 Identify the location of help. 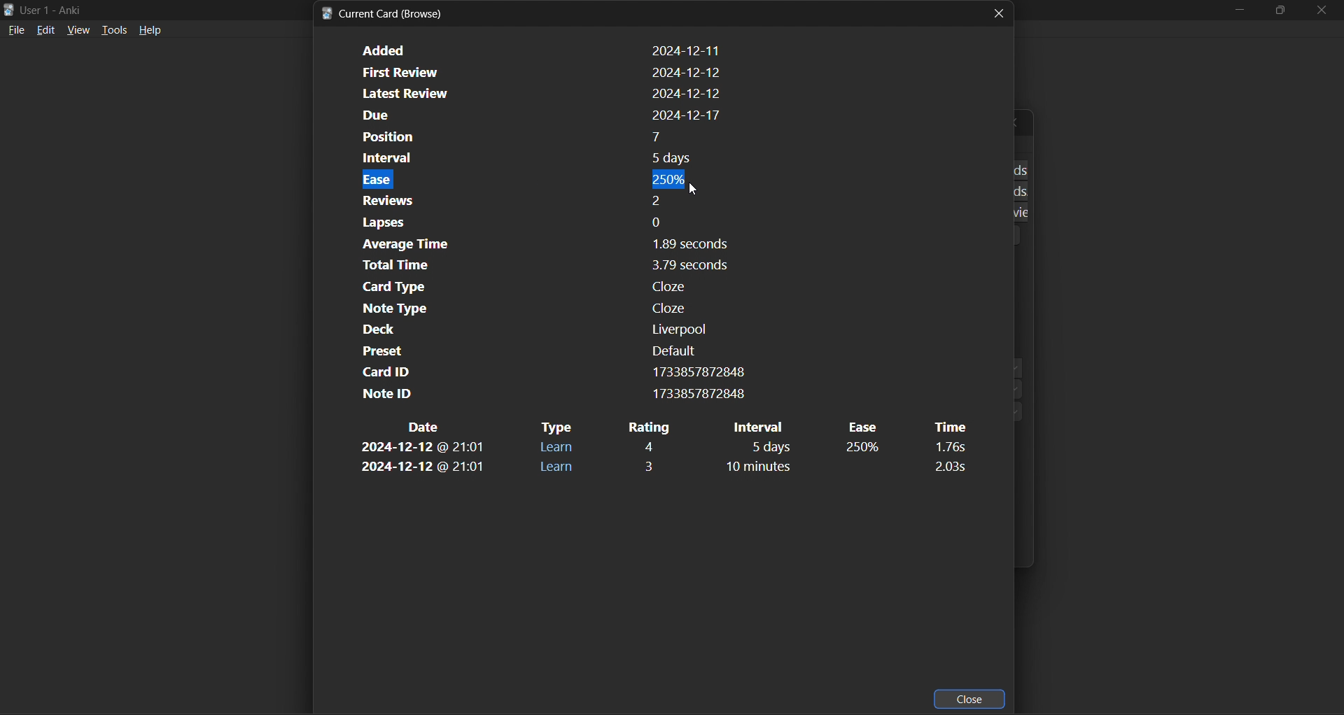
(150, 29).